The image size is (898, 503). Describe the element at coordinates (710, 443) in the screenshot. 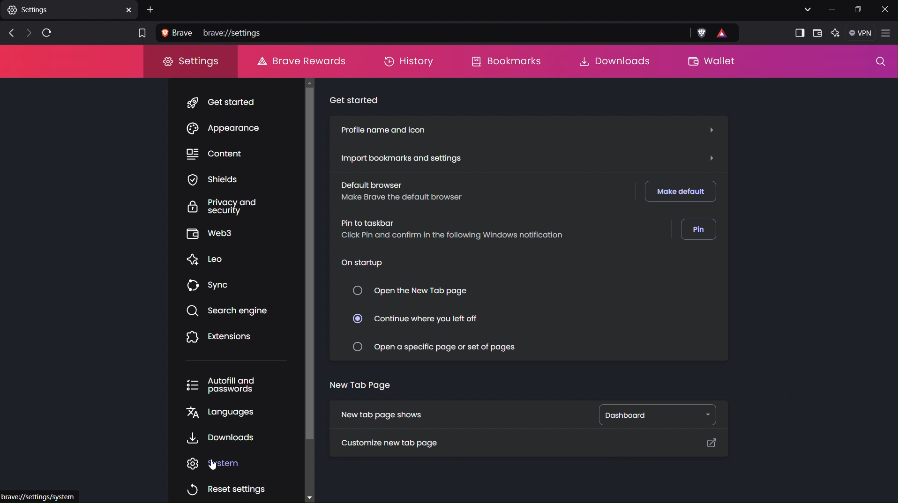

I see `Redirect` at that location.